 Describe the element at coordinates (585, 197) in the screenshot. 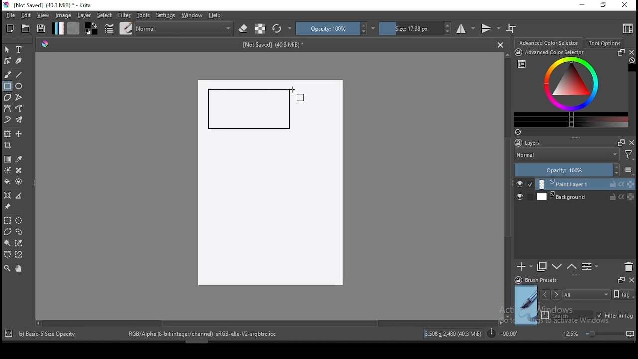

I see `layer` at that location.